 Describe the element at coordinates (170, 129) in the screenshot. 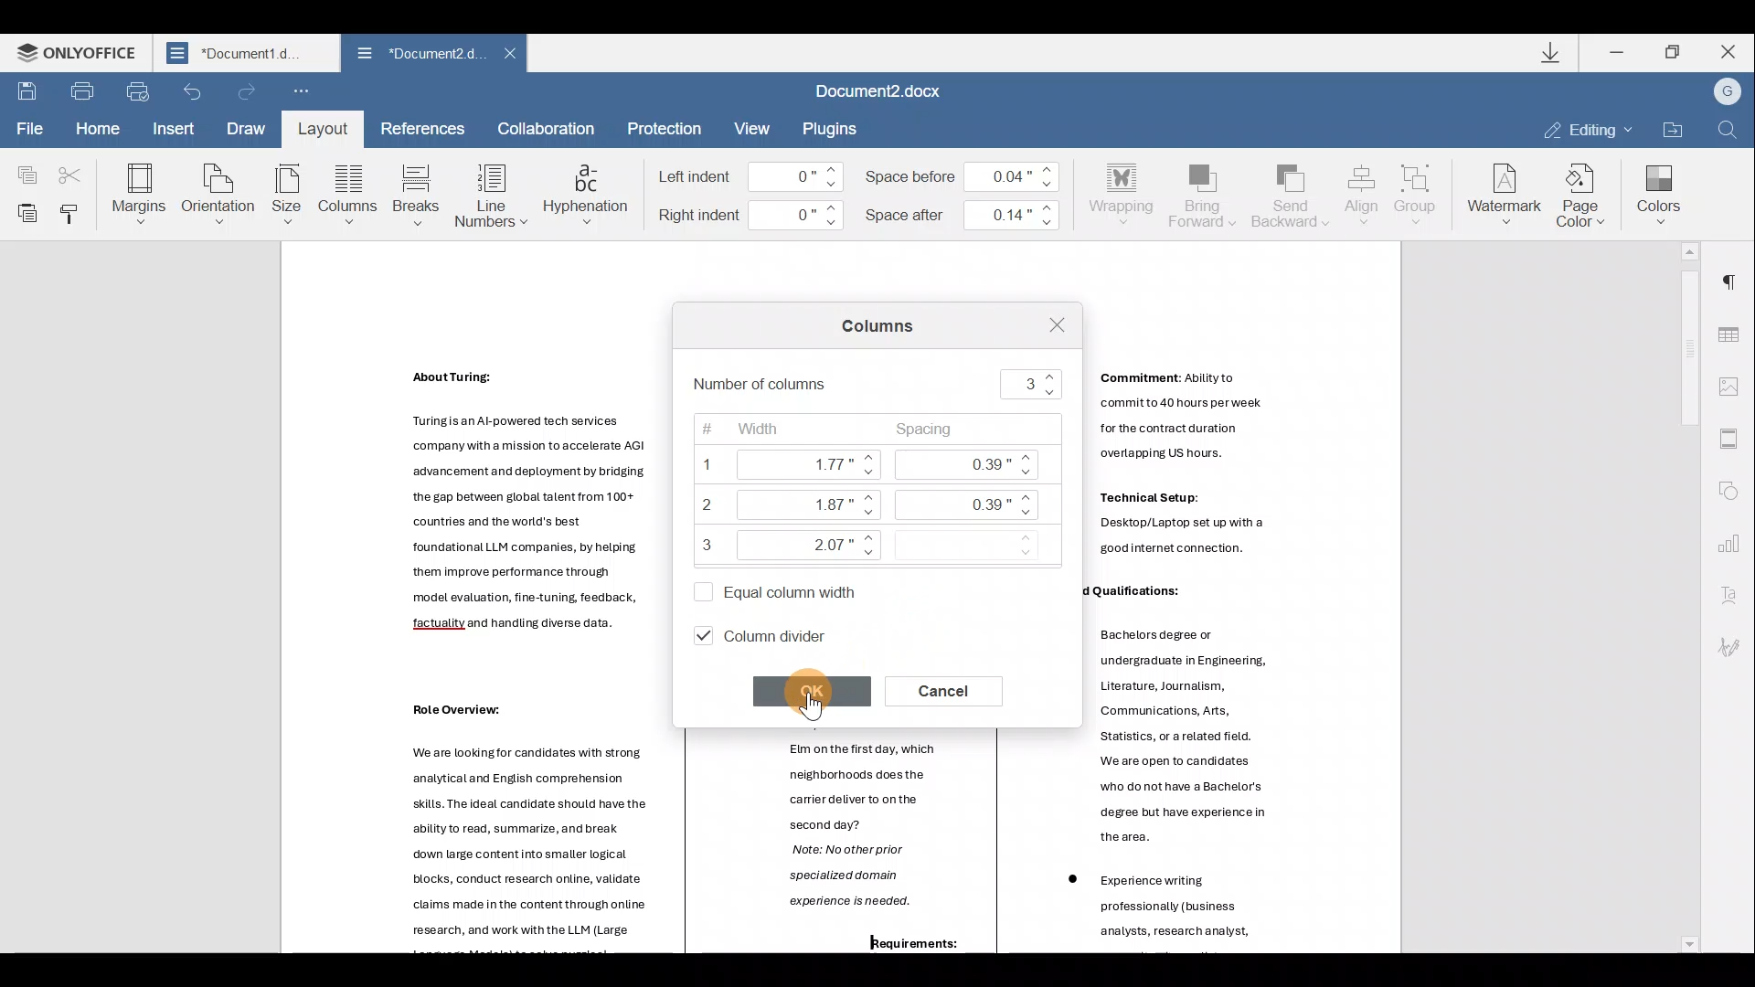

I see `Insert` at that location.